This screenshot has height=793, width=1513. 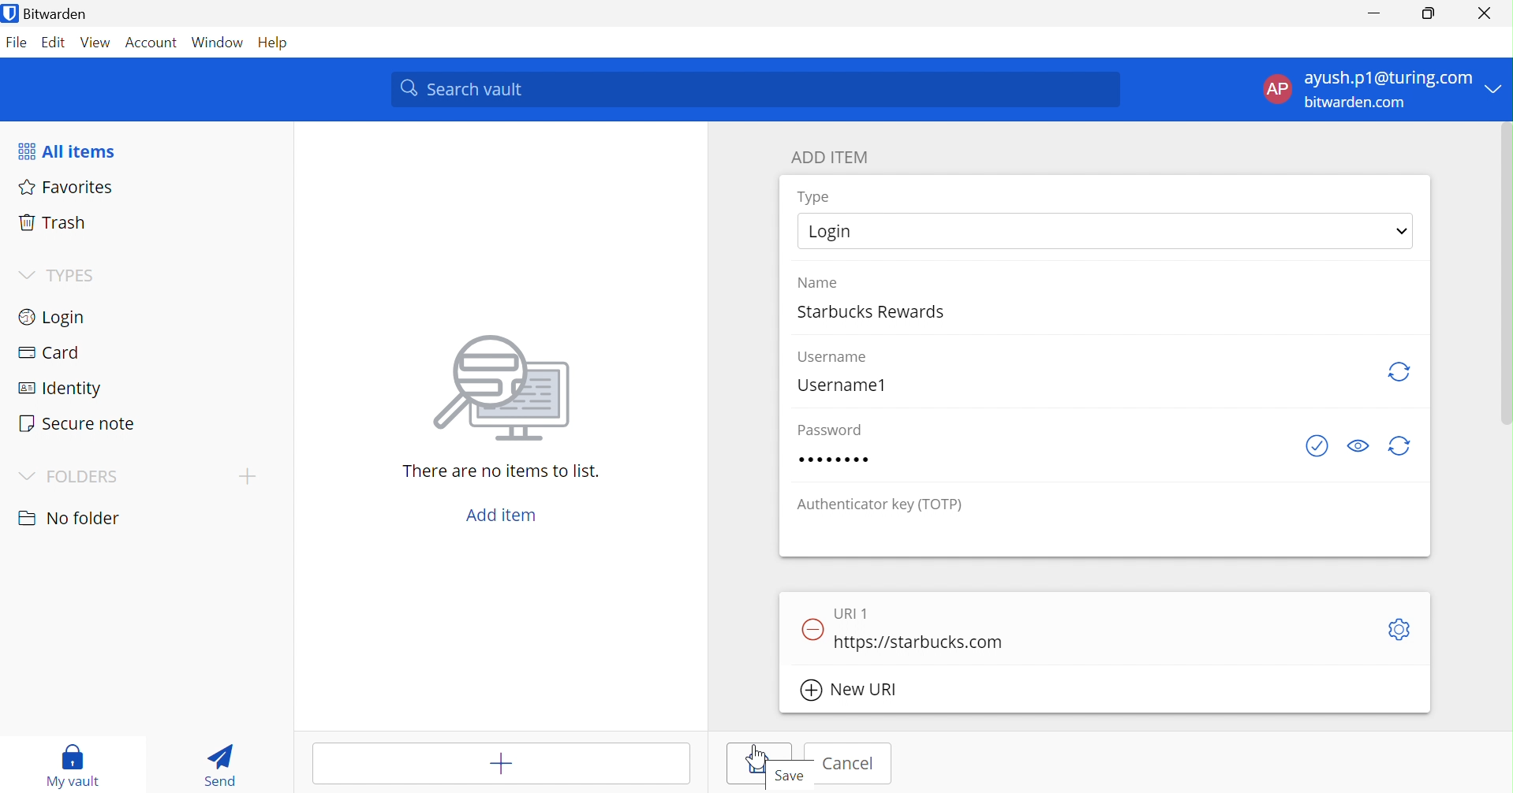 What do you see at coordinates (220, 43) in the screenshot?
I see `Window` at bounding box center [220, 43].